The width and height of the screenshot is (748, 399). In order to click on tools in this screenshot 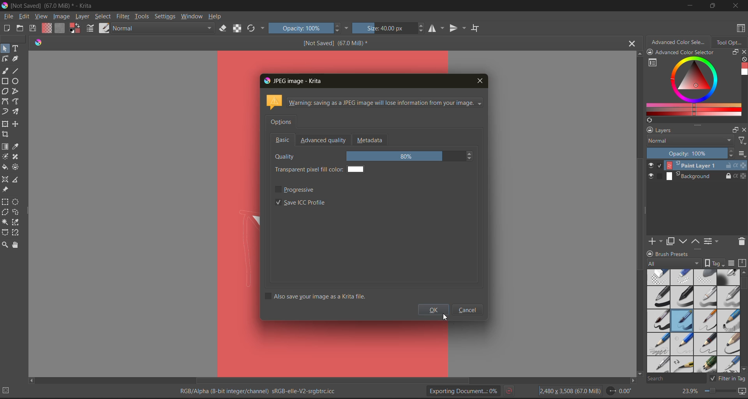, I will do `click(5, 112)`.